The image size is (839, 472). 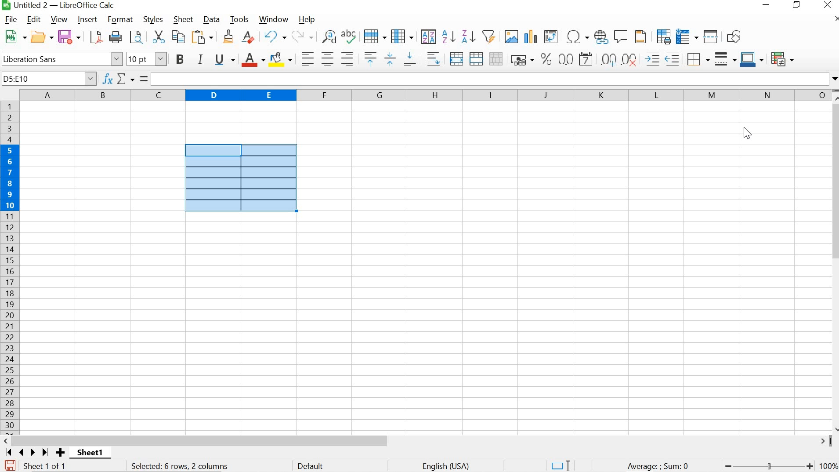 What do you see at coordinates (409, 60) in the screenshot?
I see `ALIGN BOTTOM` at bounding box center [409, 60].